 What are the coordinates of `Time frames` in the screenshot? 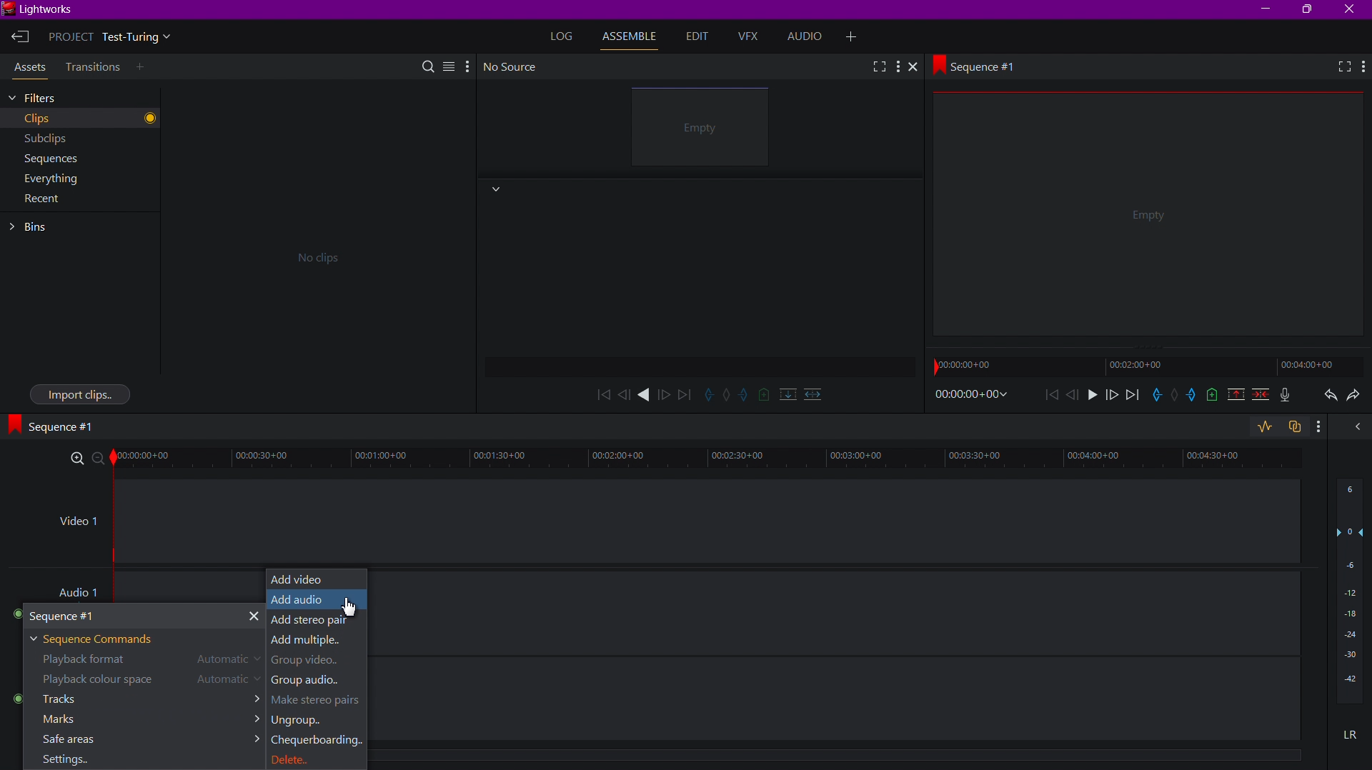 It's located at (1139, 366).